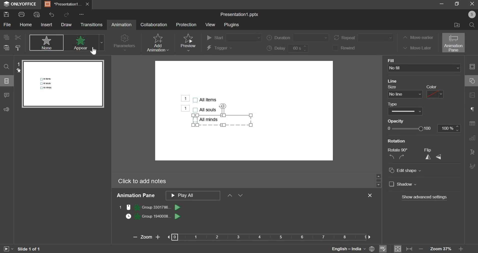 Image resolution: width=478 pixels, height=253 pixels. I want to click on save, so click(6, 14).